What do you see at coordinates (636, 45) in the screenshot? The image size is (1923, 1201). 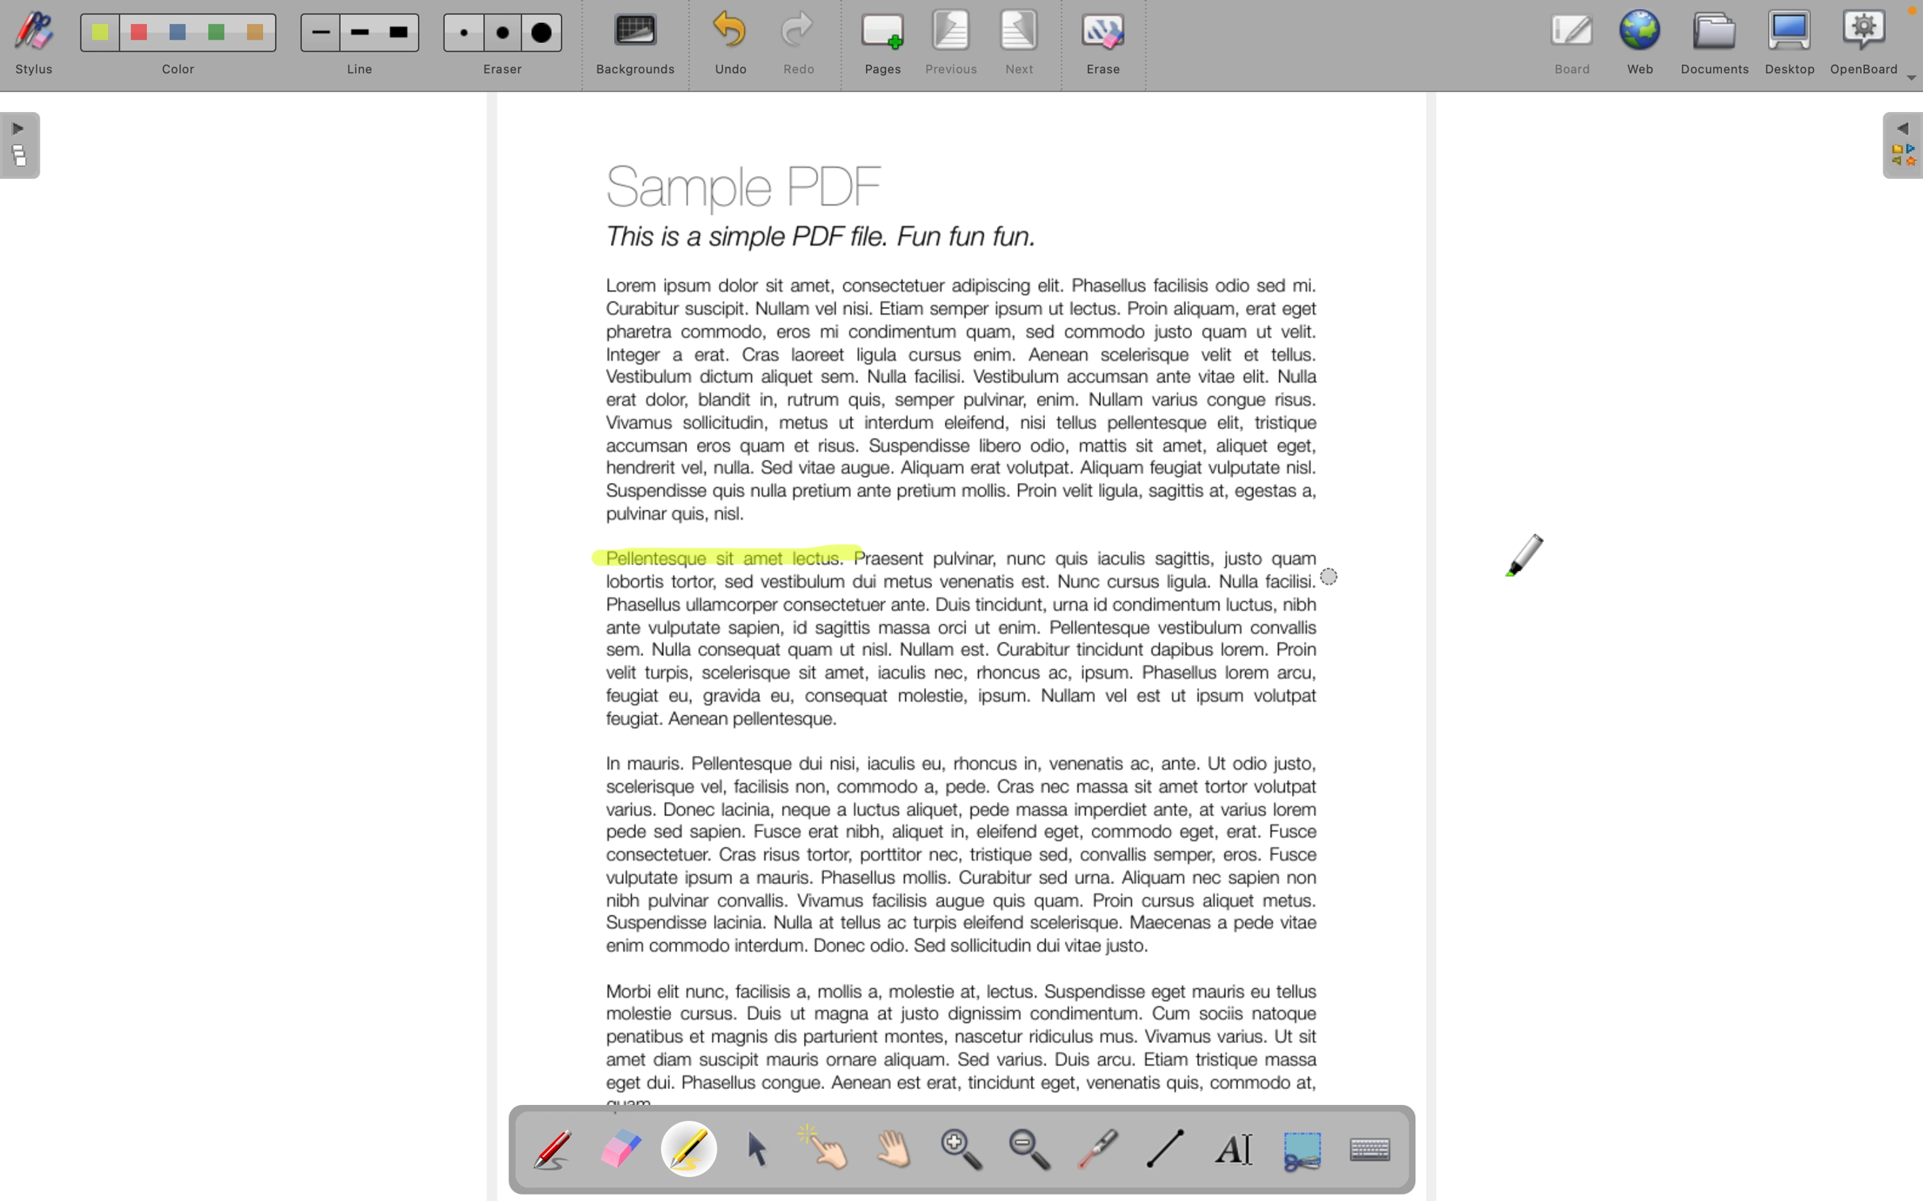 I see `backgrounds` at bounding box center [636, 45].